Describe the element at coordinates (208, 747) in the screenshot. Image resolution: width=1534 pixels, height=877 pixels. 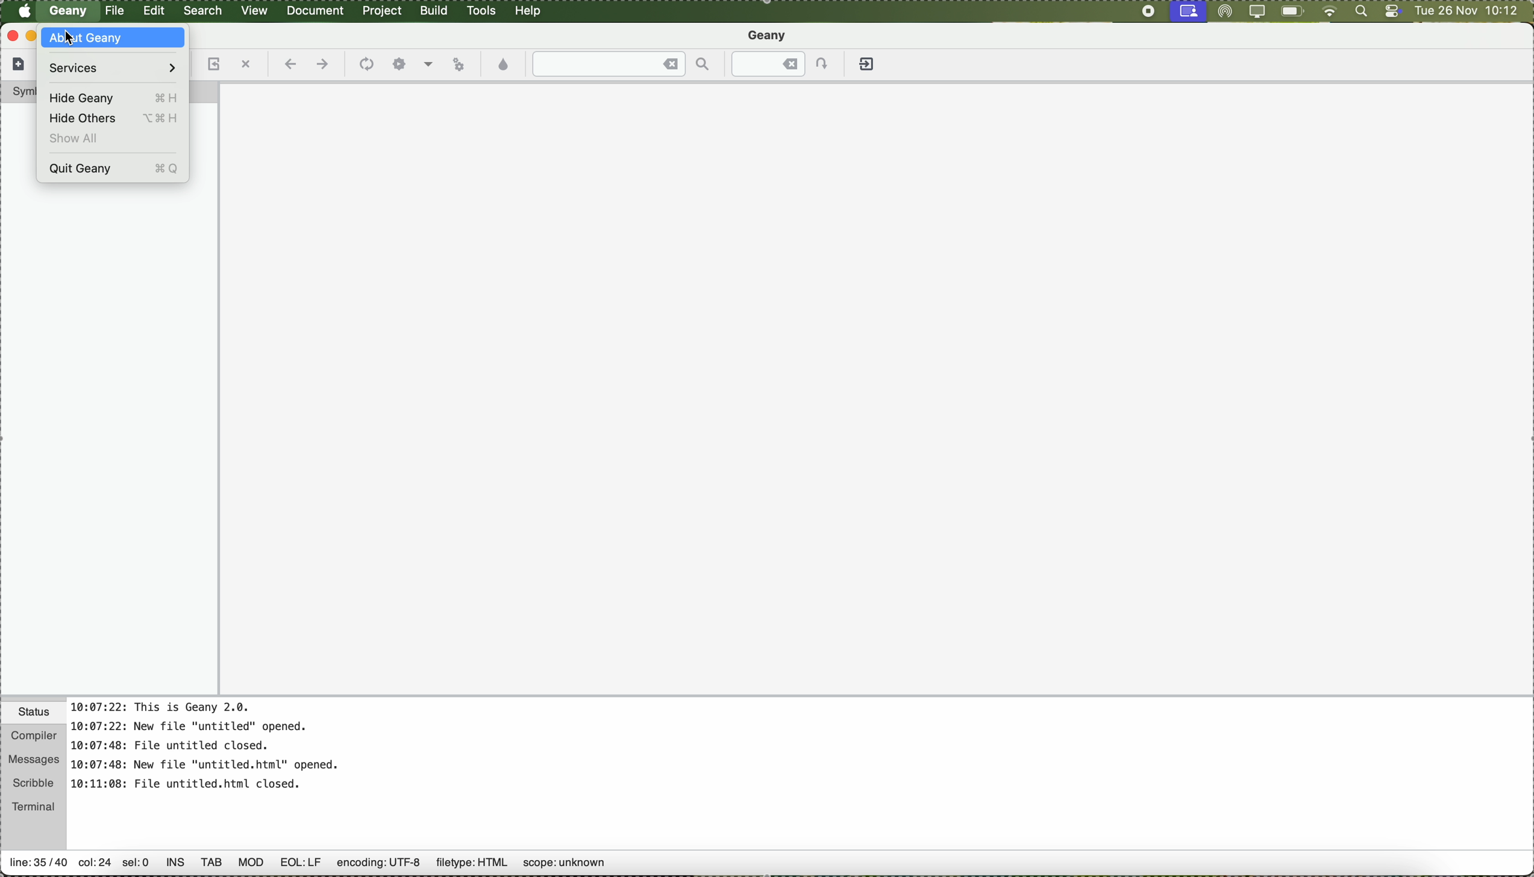
I see `Time and history of files` at that location.